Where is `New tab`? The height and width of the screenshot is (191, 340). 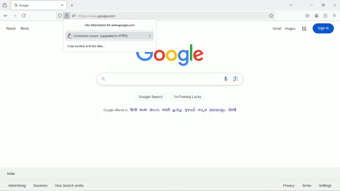
New tab is located at coordinates (72, 6).